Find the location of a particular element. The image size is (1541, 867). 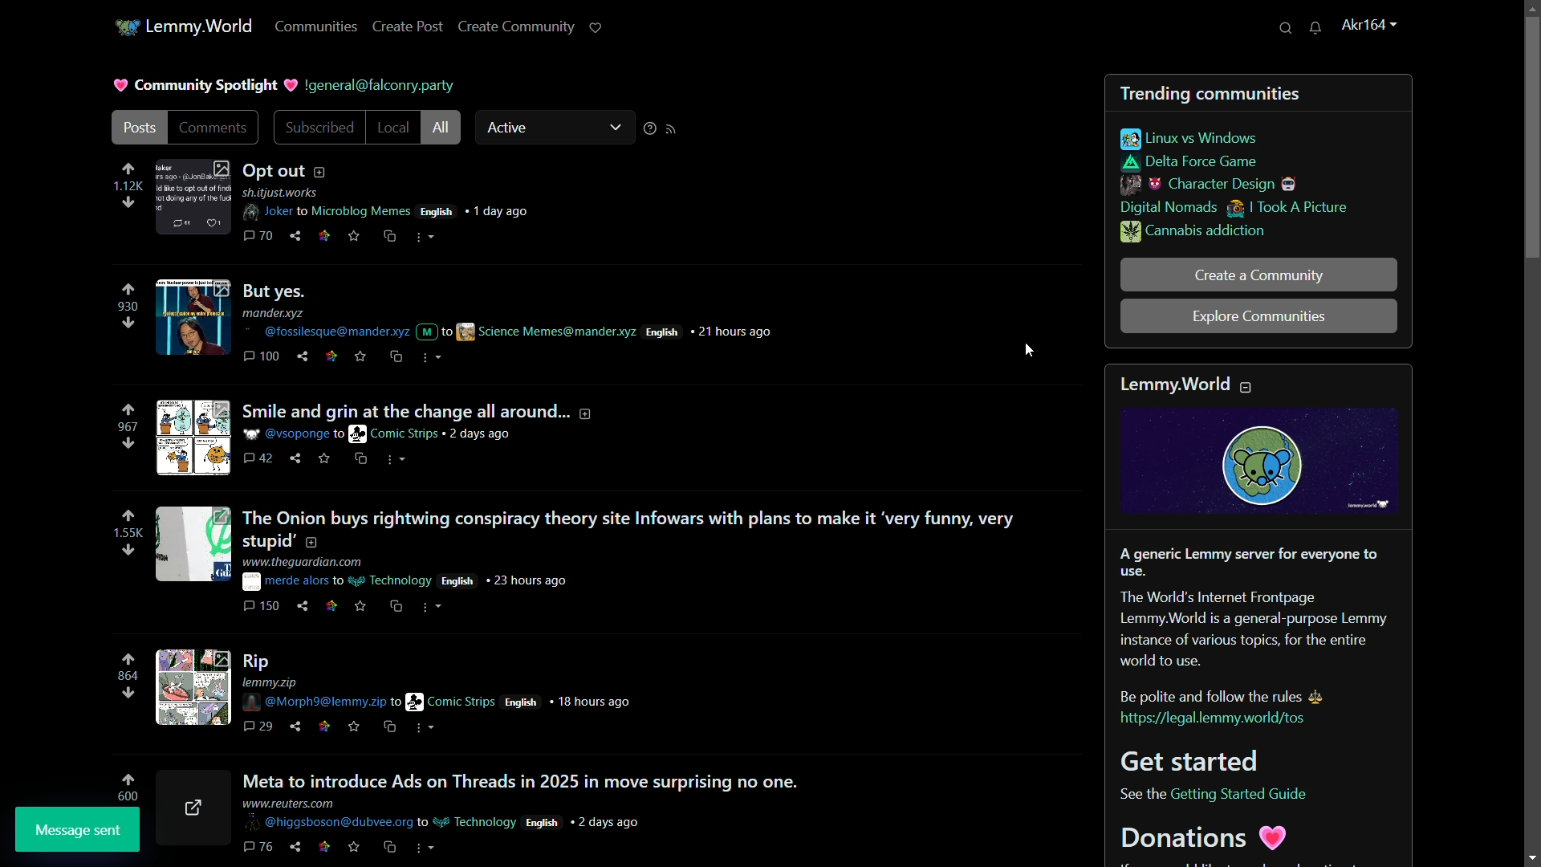

image is located at coordinates (195, 316).